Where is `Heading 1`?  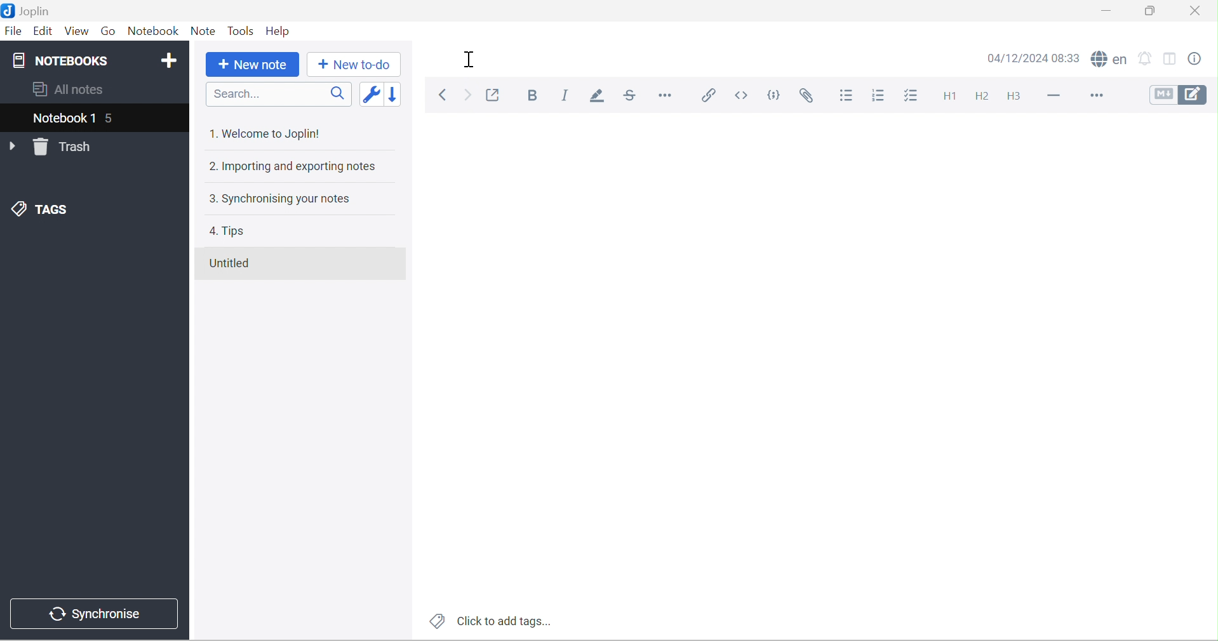
Heading 1 is located at coordinates (954, 95).